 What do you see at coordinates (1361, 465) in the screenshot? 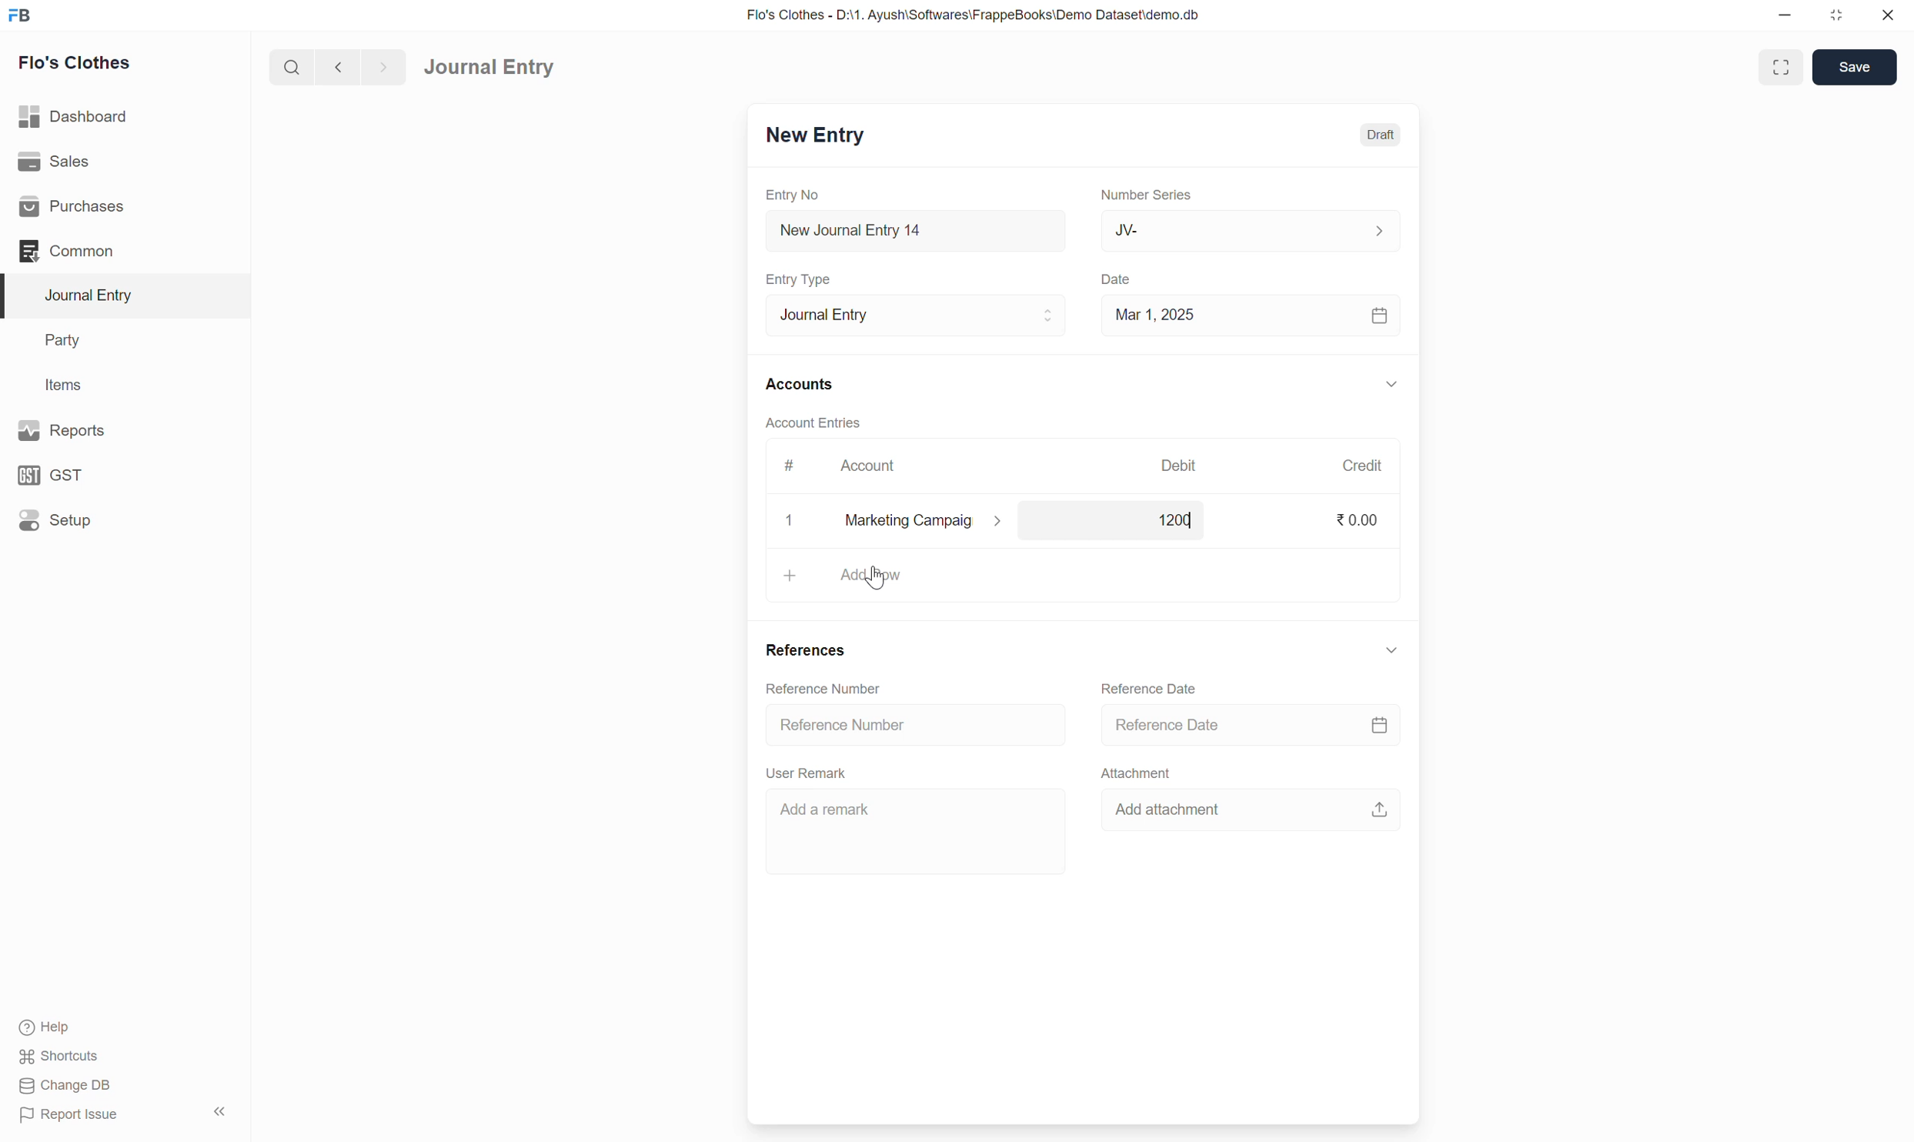
I see `Credit` at bounding box center [1361, 465].